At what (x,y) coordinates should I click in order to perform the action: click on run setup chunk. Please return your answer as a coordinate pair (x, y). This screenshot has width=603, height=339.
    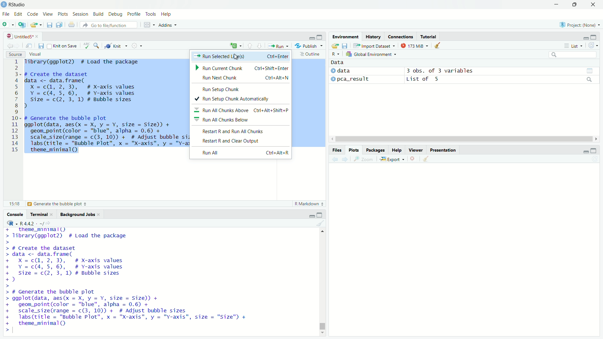
    Looking at the image, I should click on (241, 89).